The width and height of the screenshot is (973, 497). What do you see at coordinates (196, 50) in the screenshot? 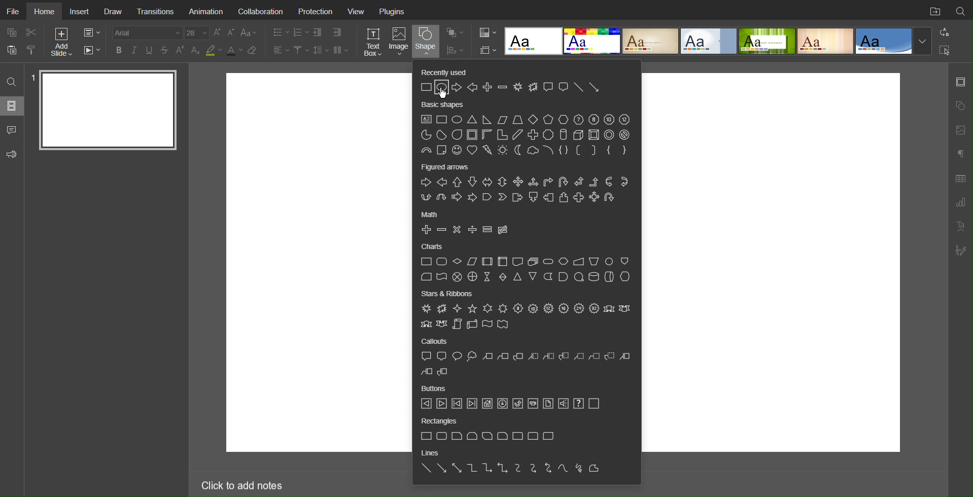
I see `Subscript` at bounding box center [196, 50].